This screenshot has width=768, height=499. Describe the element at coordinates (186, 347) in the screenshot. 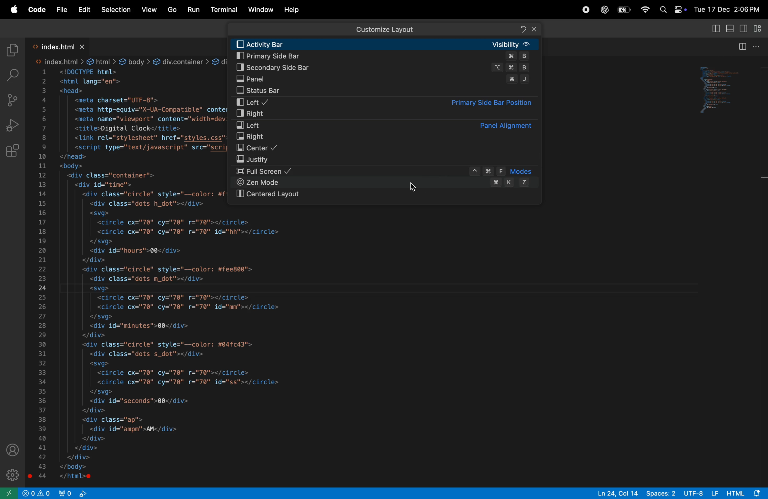

I see `<svg><circle cx="70" cy="70" r="70"></circle><circle cx="70" cy="70" r="70" id="hh"></circle></svg><div id="hours">00</div></div><div class="circle" style="--color: #fee800"><div class="dots m_dot"></div><svg><circle cx="70" cy="70" r="70"></circle><circle cx="70" cy="70" r="70" id="mm"></circle></svg><div id="minutes">00</div></div><div class="circle" style="--color: #04fc43"><div class="dots s_dot"></div><svg><circle cx="70" cy="70" r="70"></circle><circle cx="70" cy="70" r="70" id="ss"></circle></svg><div id="seconds">00</div></div><div class="ap"><div id="ampm">AM</div></div></div></div></body></html>` at that location.